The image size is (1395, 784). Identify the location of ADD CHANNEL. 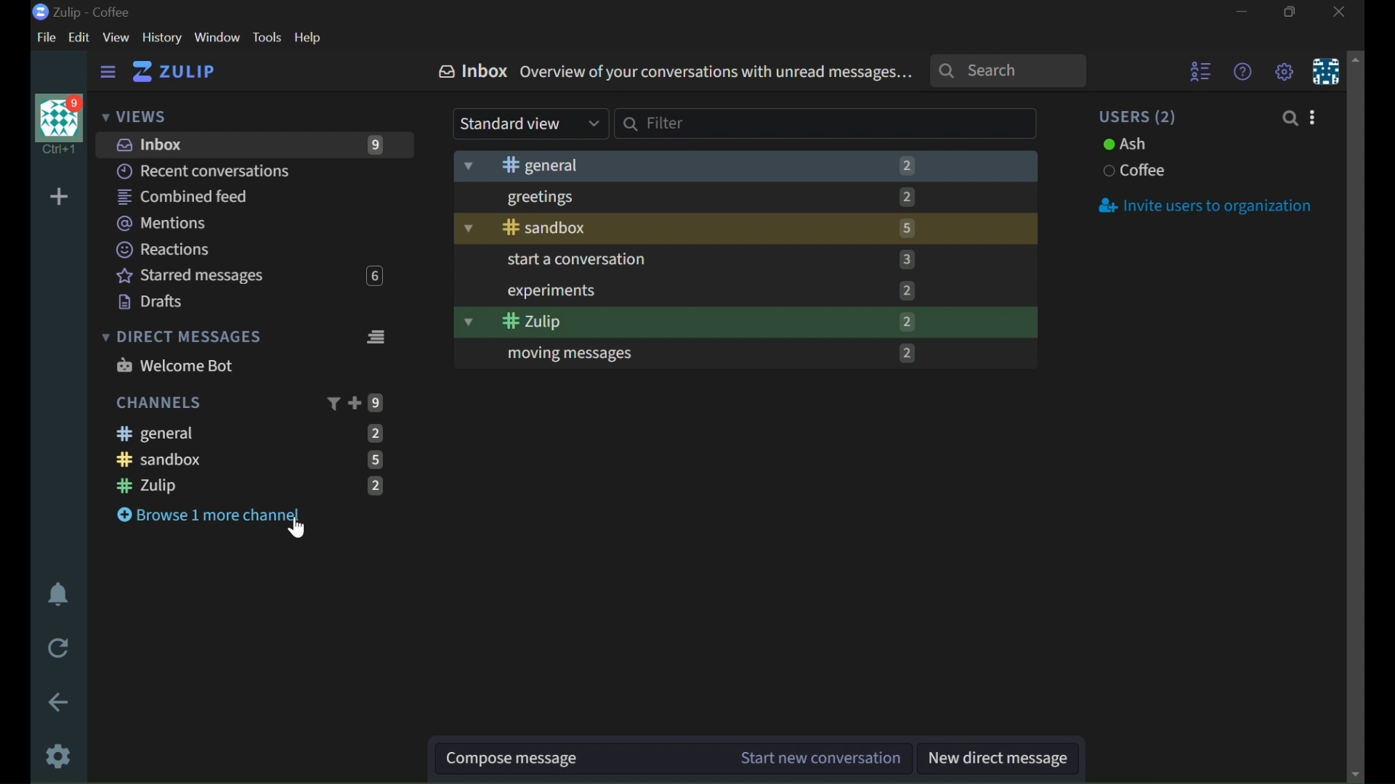
(354, 404).